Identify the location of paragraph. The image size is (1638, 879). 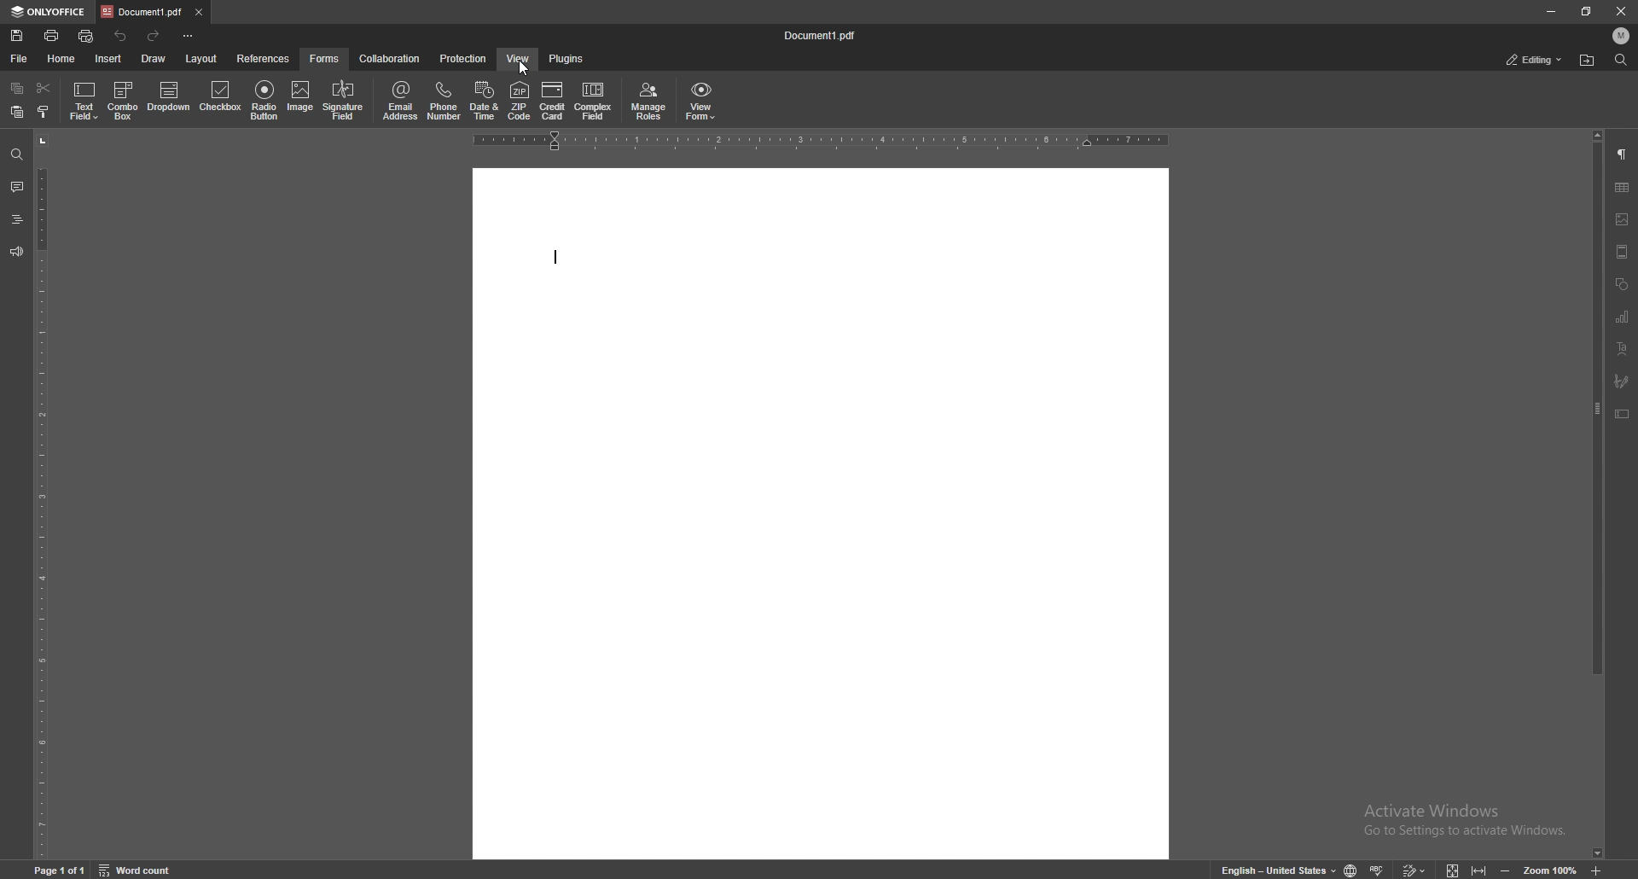
(1623, 155).